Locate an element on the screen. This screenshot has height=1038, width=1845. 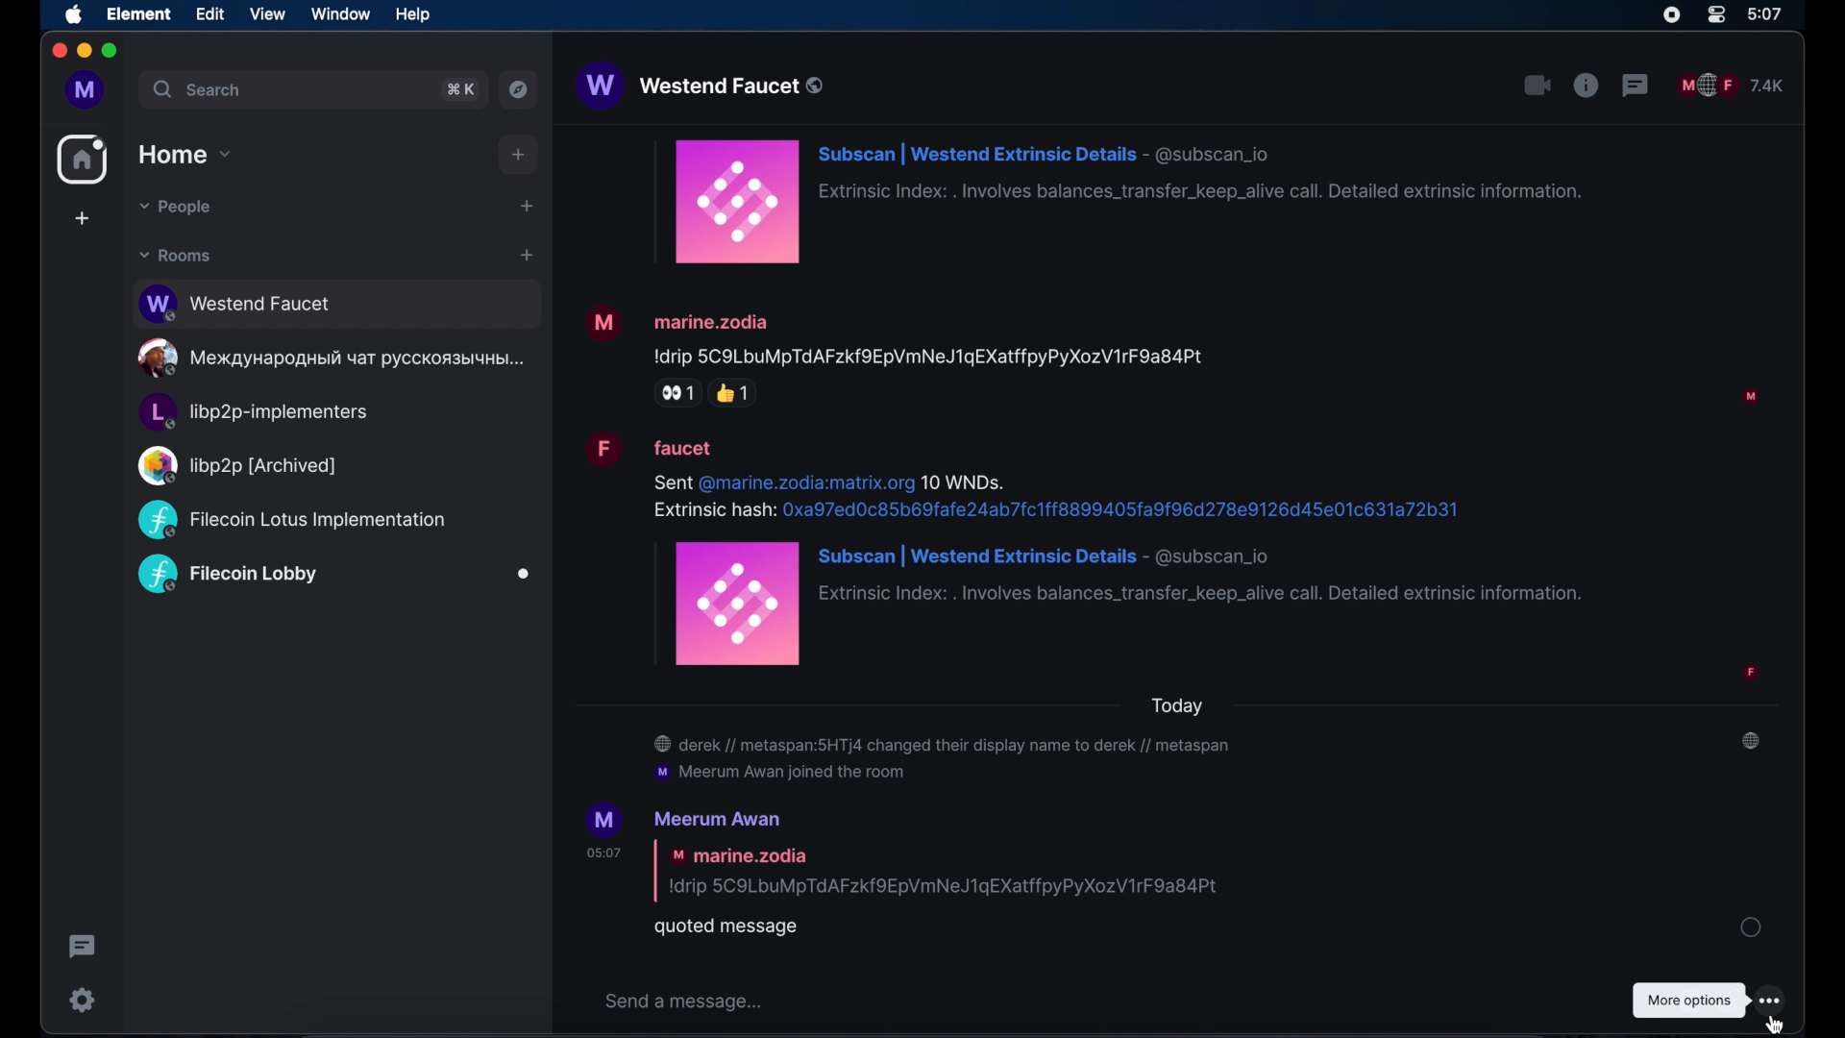
public room is located at coordinates (254, 413).